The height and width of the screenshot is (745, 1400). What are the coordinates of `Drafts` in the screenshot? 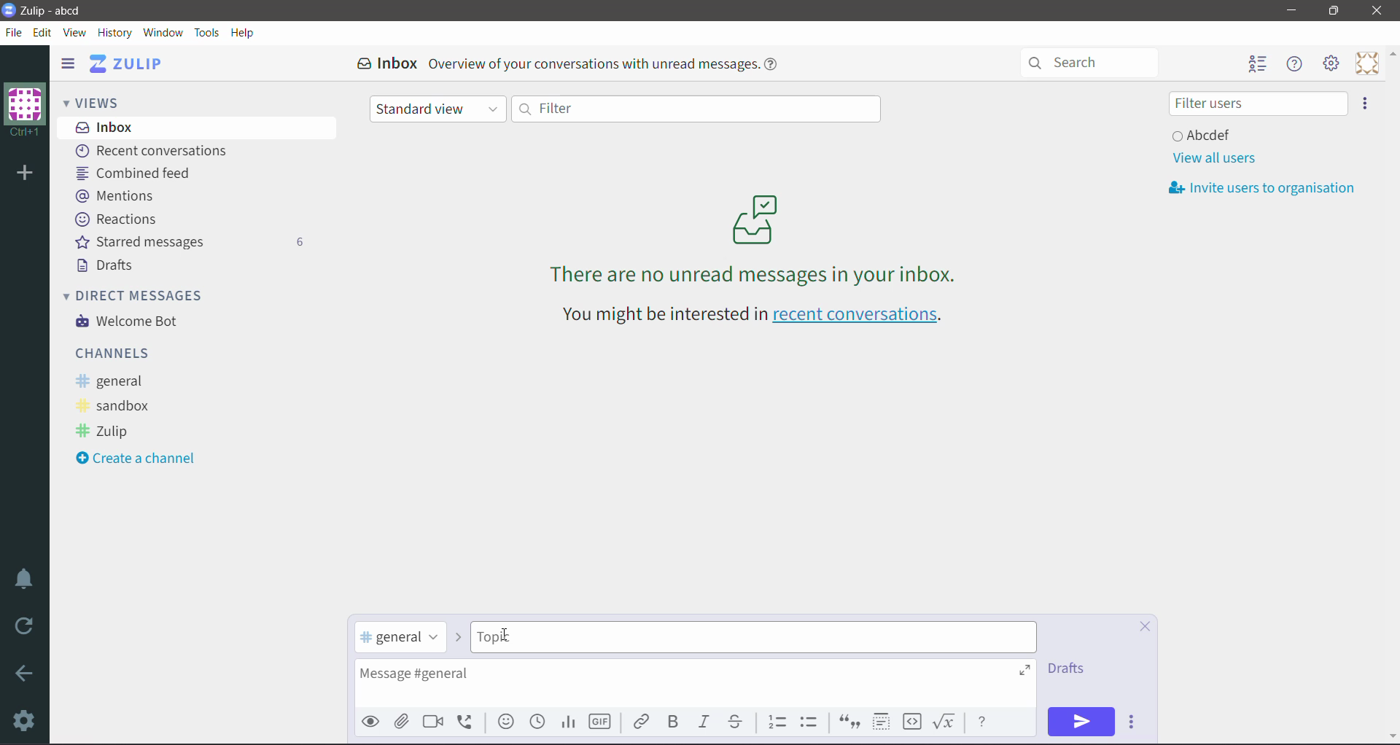 It's located at (1071, 668).